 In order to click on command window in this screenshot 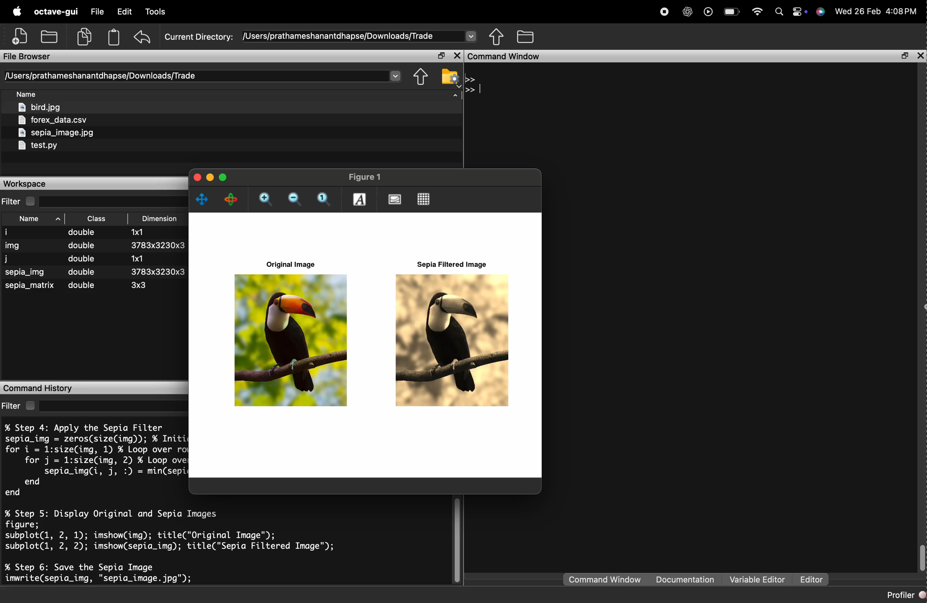, I will do `click(604, 579)`.